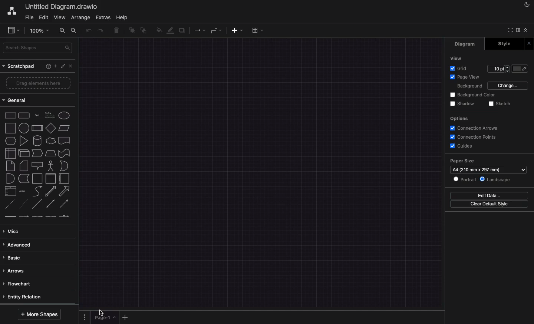  What do you see at coordinates (474, 95) in the screenshot?
I see `background color` at bounding box center [474, 95].